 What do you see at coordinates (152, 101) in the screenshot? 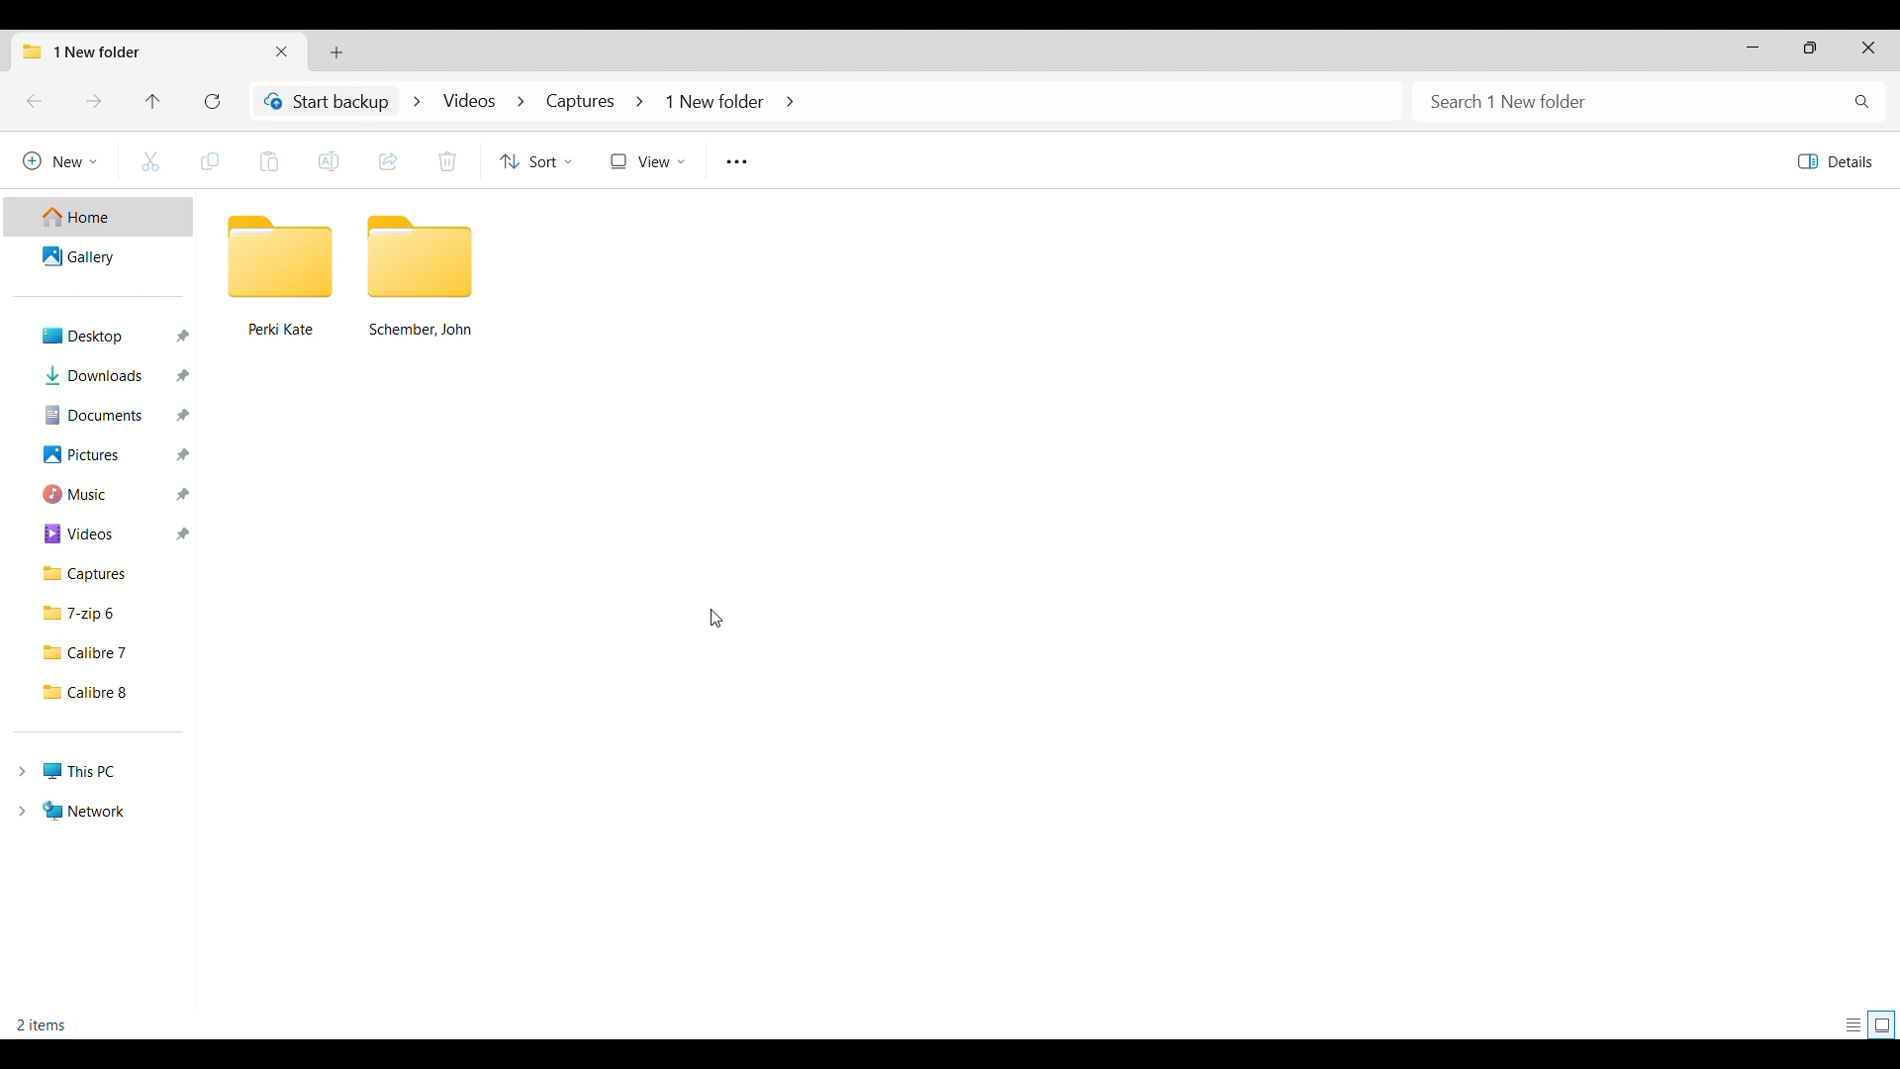
I see `Move to previous folder` at bounding box center [152, 101].